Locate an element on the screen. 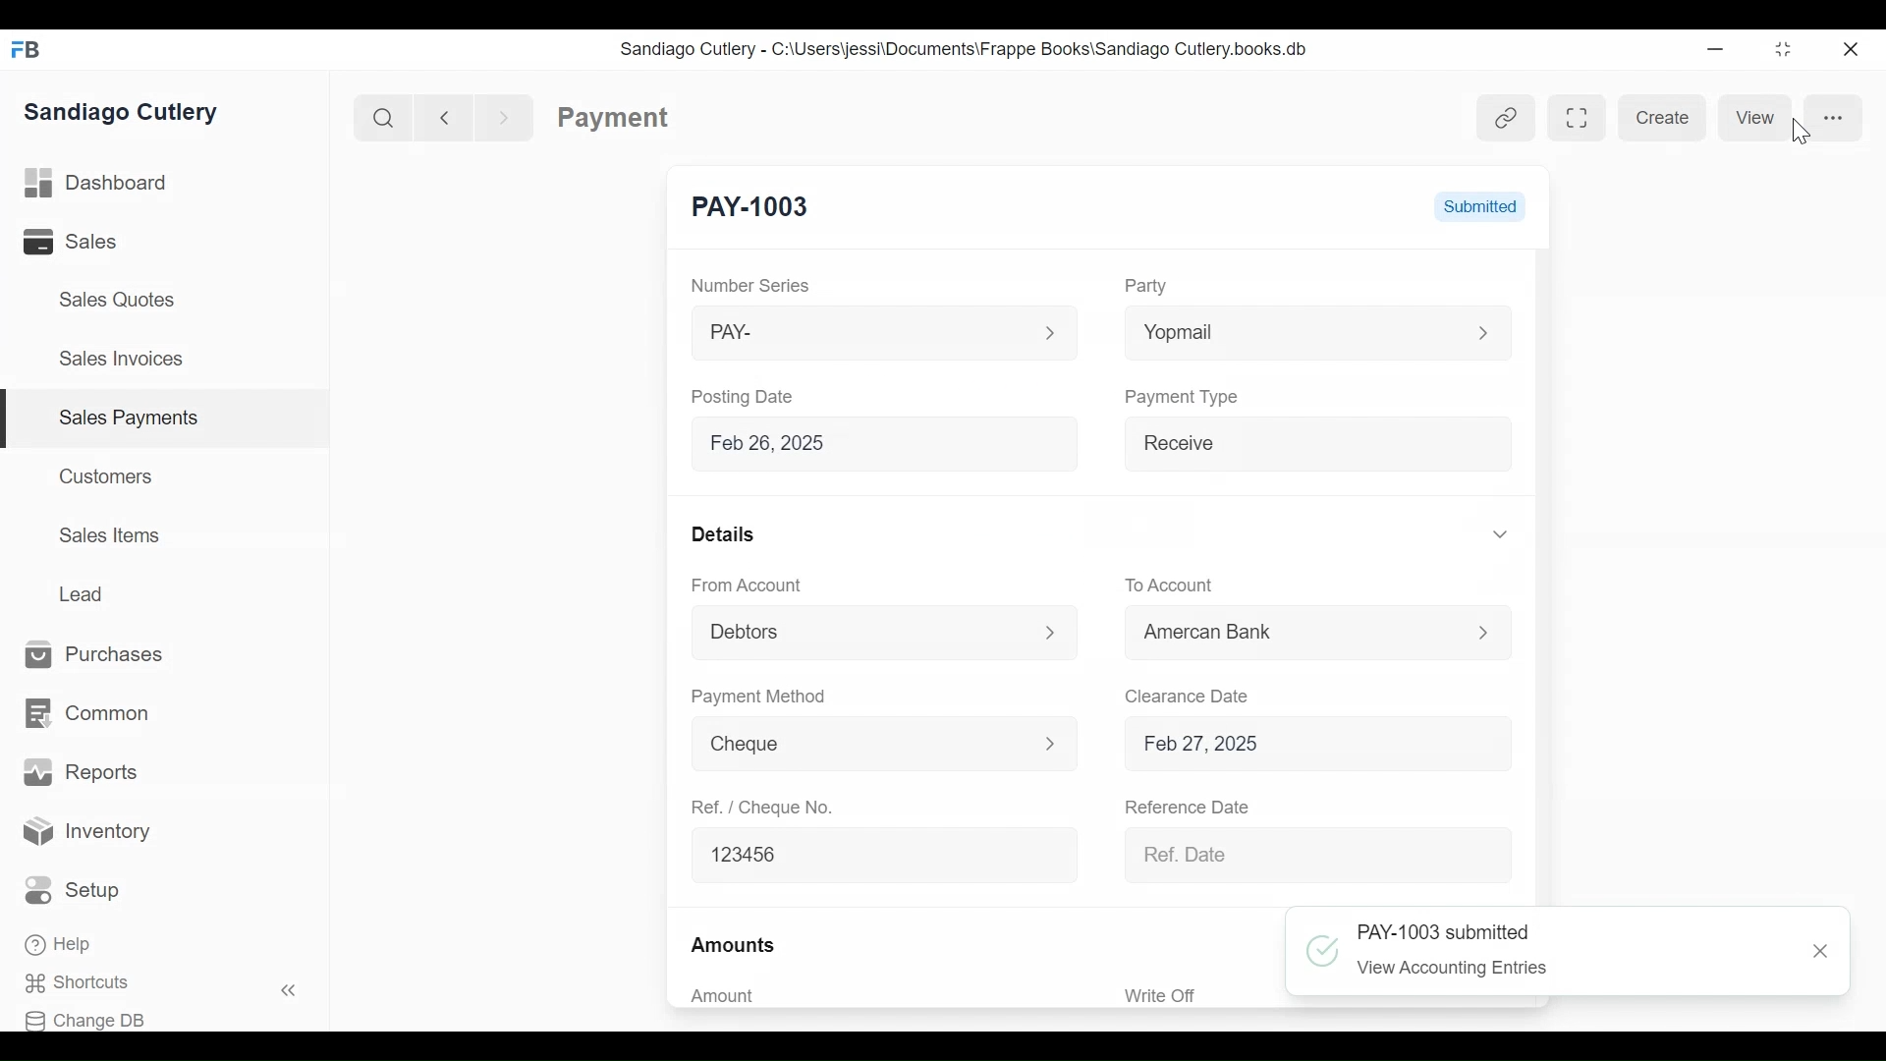 The height and width of the screenshot is (1061, 1886). Debtors is located at coordinates (860, 631).